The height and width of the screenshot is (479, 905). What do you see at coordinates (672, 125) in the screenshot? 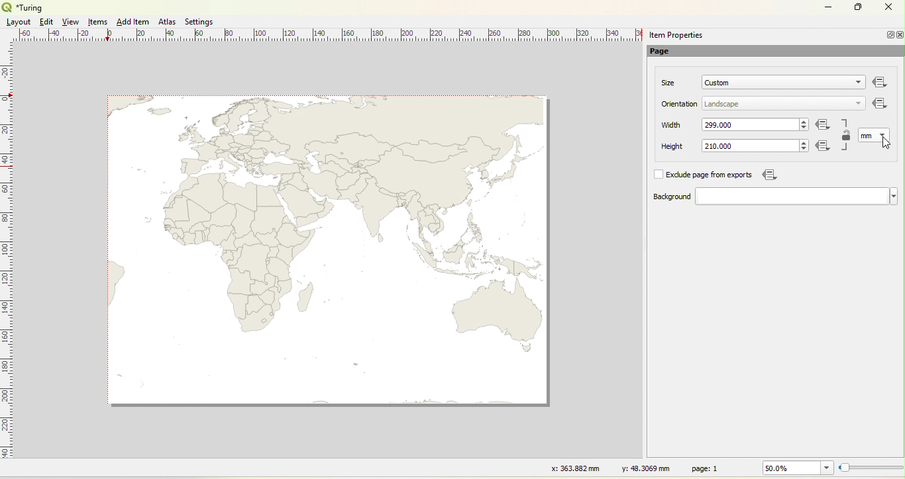
I see `Width` at bounding box center [672, 125].